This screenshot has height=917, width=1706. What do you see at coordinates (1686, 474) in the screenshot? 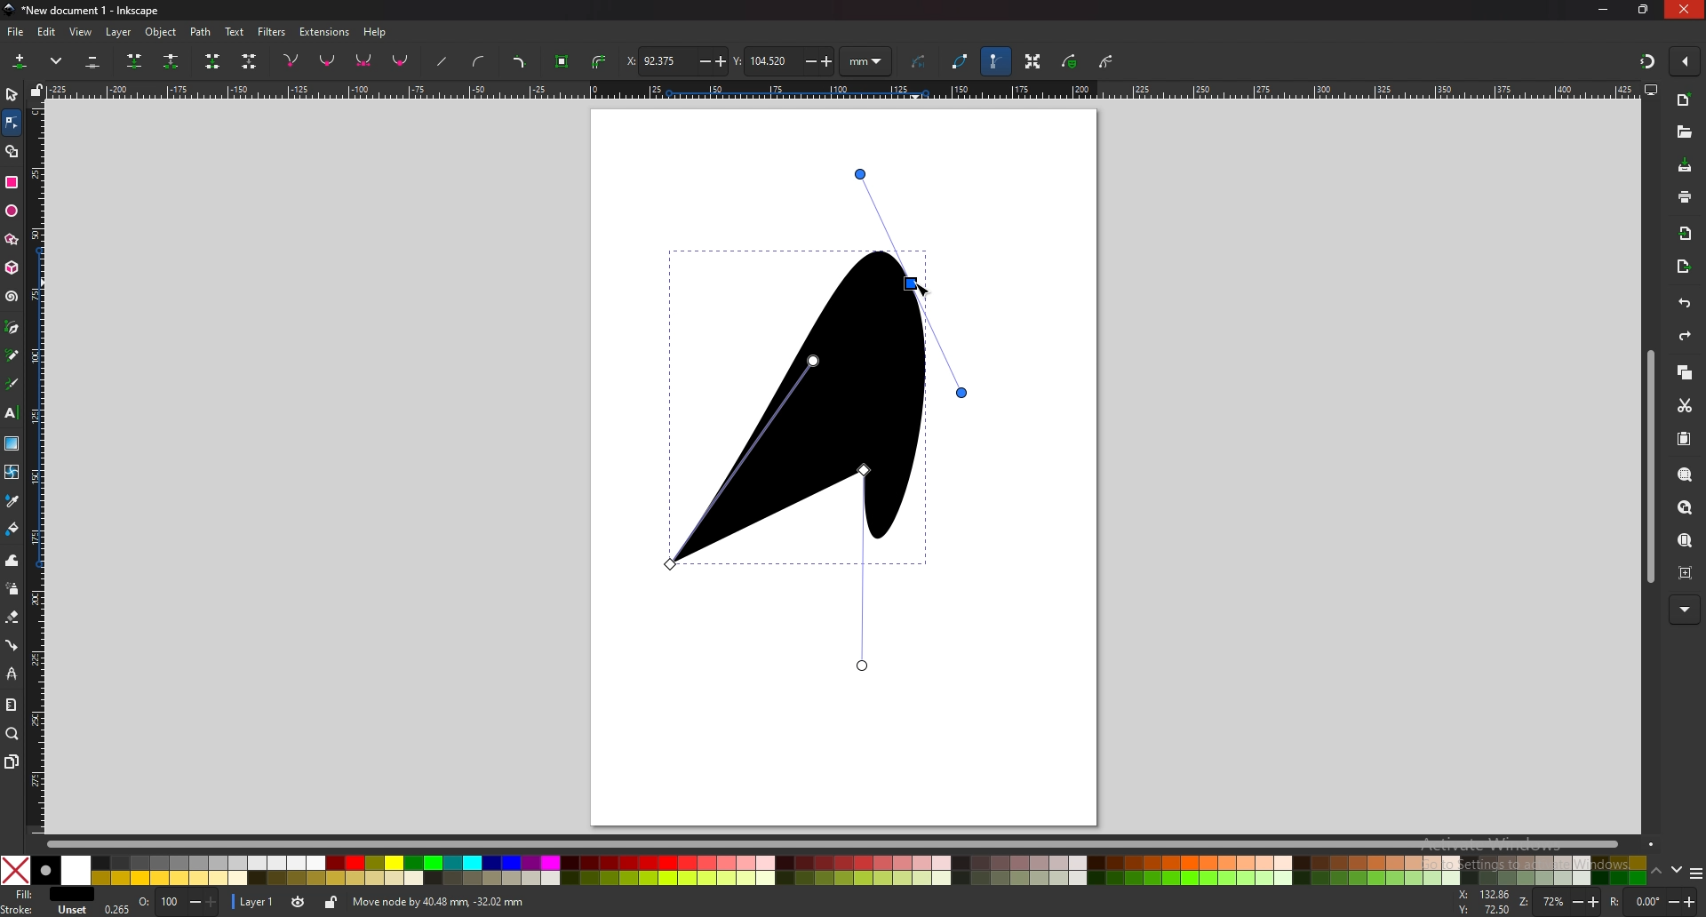
I see `zoom selection` at bounding box center [1686, 474].